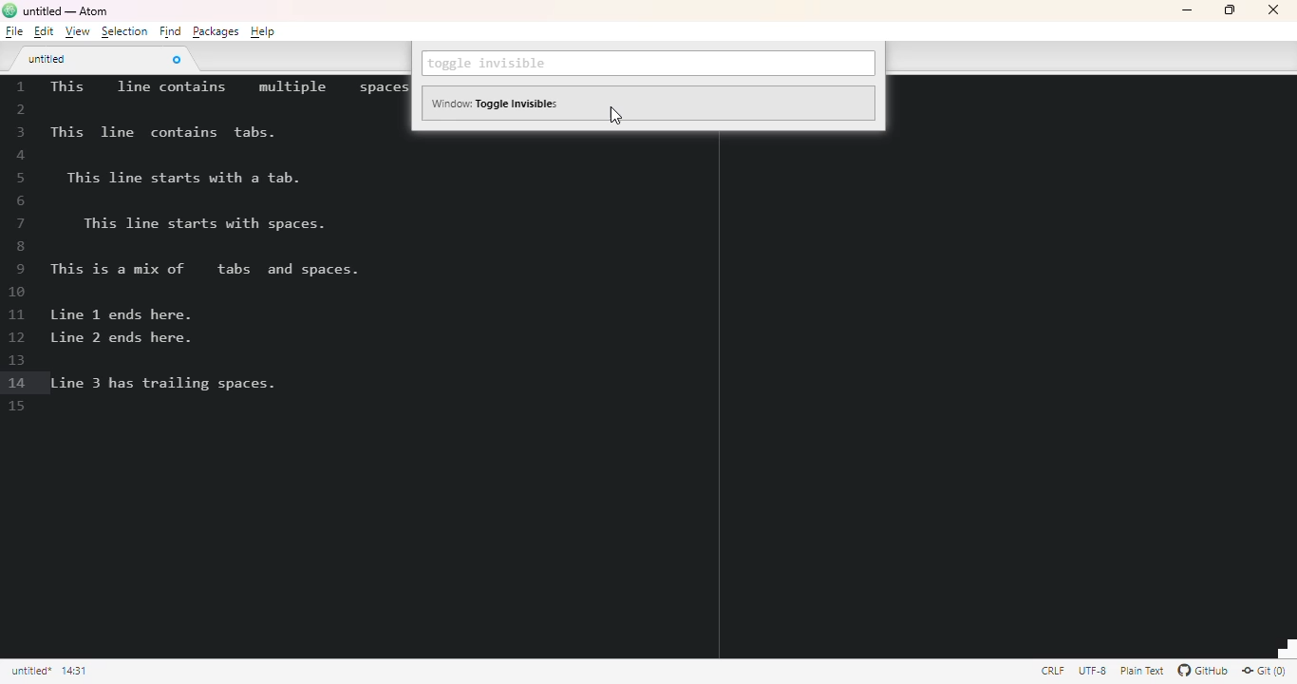 This screenshot has height=684, width=1297. I want to click on minimize, so click(1187, 10).